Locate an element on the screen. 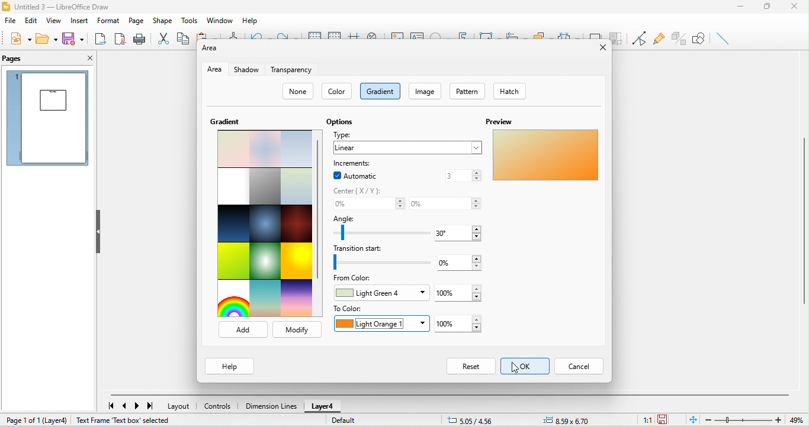  type is located at coordinates (345, 134).